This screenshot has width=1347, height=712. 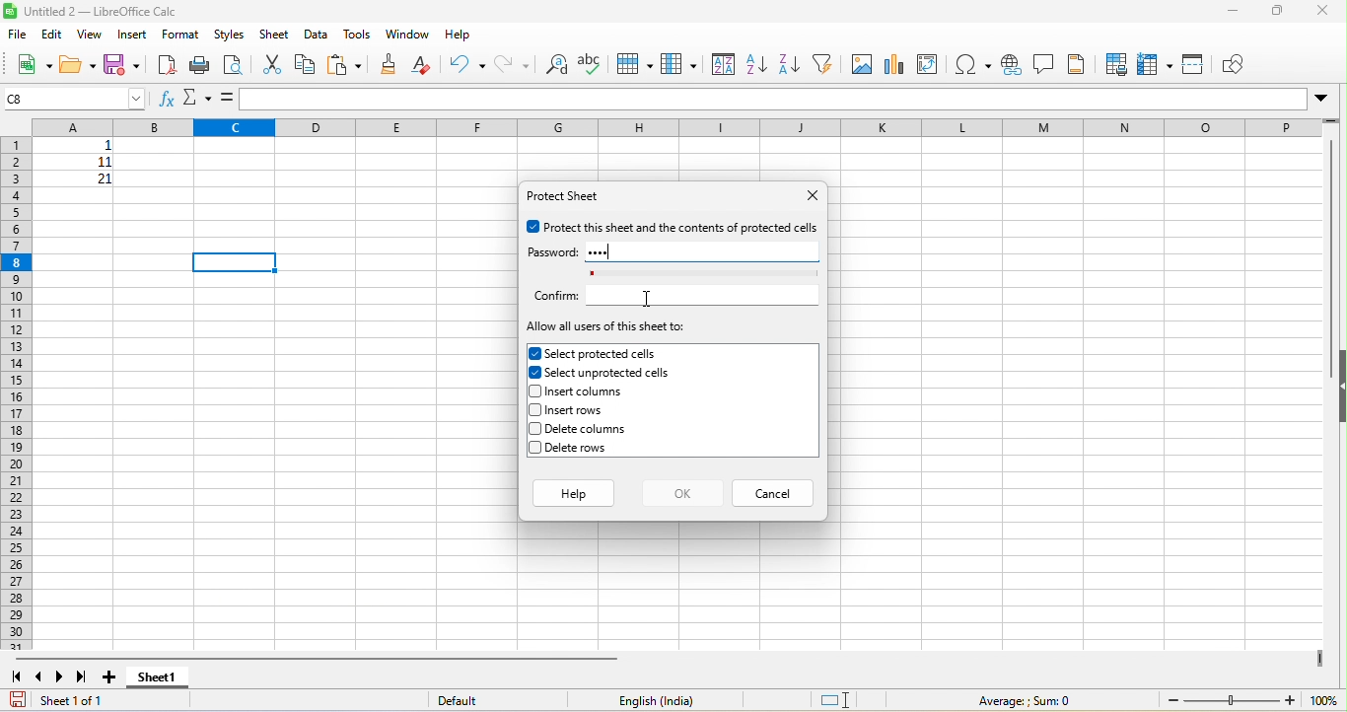 I want to click on header and footer, so click(x=1080, y=64).